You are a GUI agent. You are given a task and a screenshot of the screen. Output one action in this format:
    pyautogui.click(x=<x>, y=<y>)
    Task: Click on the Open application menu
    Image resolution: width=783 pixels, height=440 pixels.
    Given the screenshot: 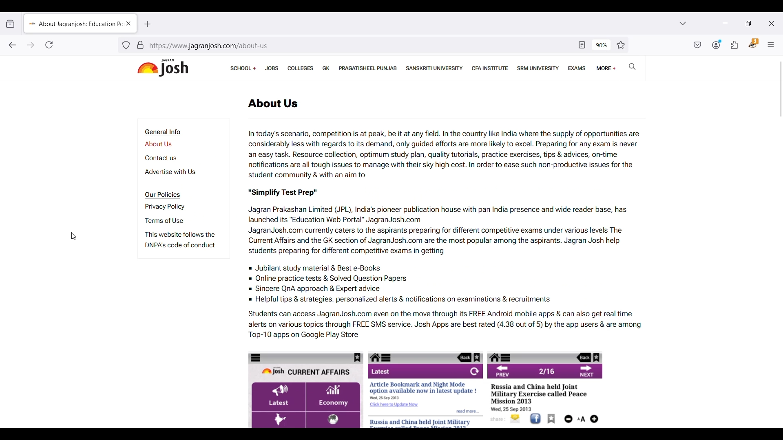 What is the action you would take?
    pyautogui.click(x=771, y=45)
    